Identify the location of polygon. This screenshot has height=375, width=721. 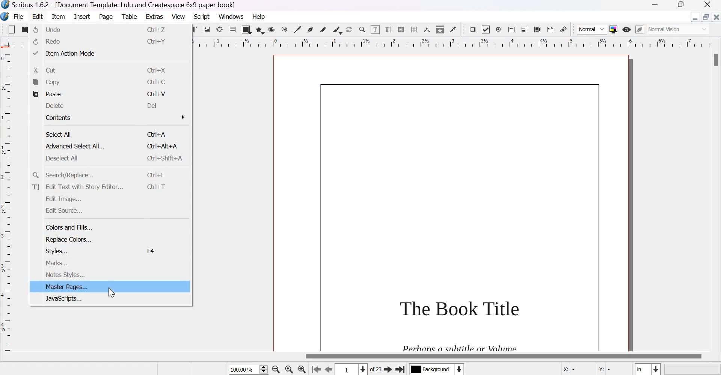
(260, 30).